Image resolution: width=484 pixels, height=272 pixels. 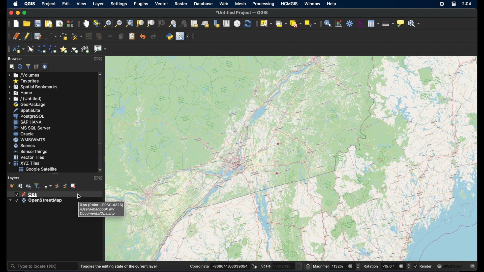 I want to click on create polygon annotation, so click(x=42, y=49).